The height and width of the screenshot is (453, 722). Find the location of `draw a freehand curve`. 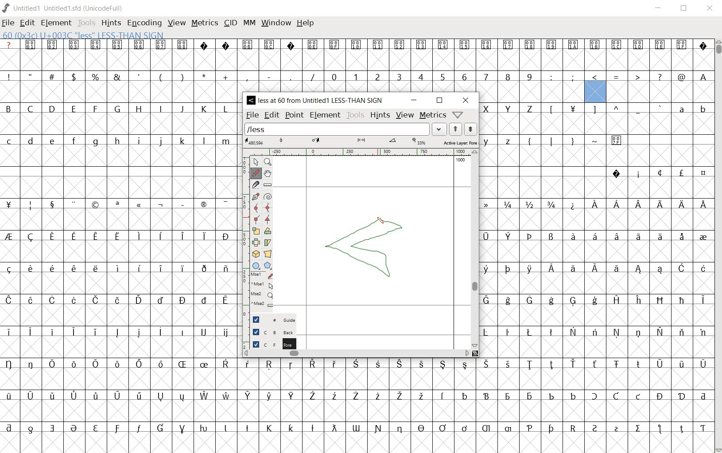

draw a freehand curve is located at coordinates (256, 173).